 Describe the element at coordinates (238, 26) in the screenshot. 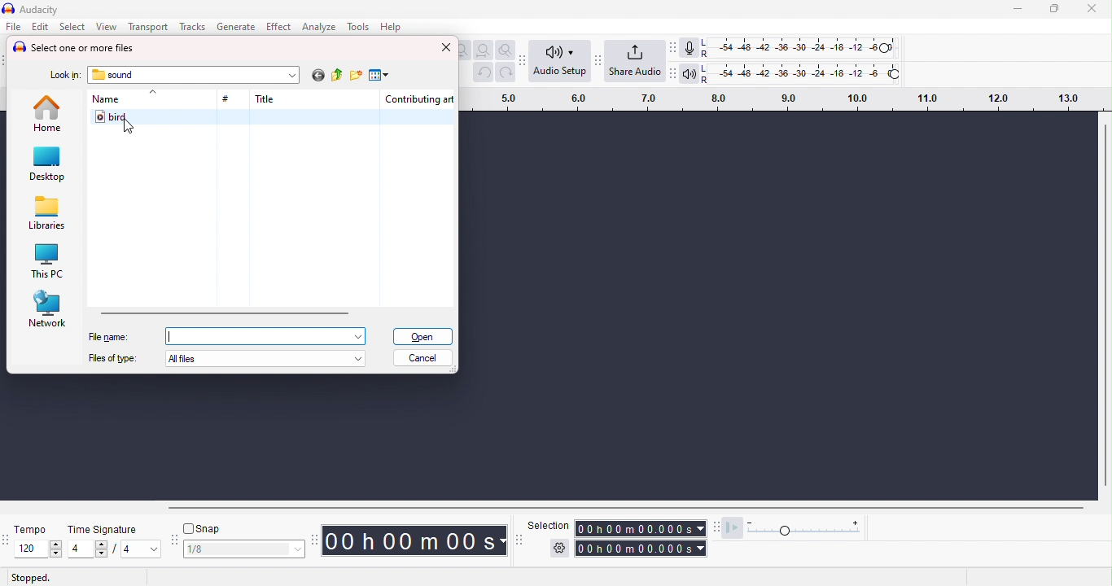

I see `generate` at that location.